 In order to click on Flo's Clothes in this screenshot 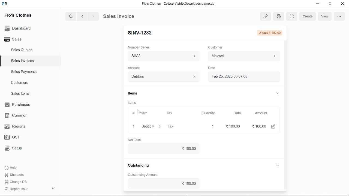, I will do `click(17, 16)`.